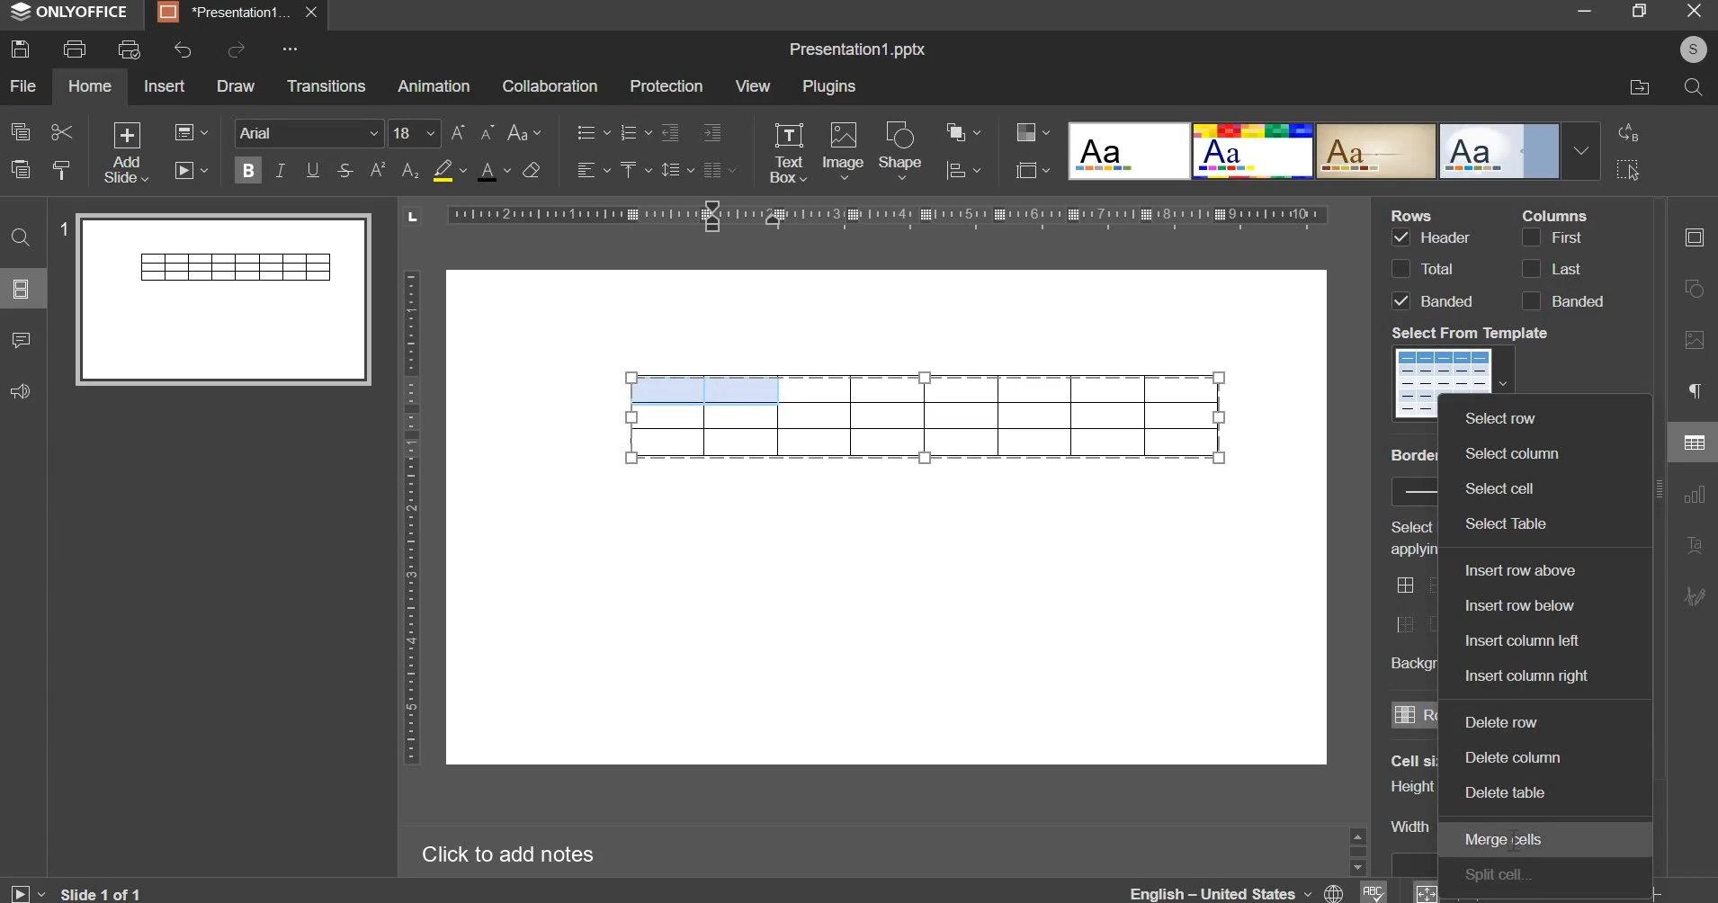 The height and width of the screenshot is (903, 1718). I want to click on Background color, so click(1412, 666).